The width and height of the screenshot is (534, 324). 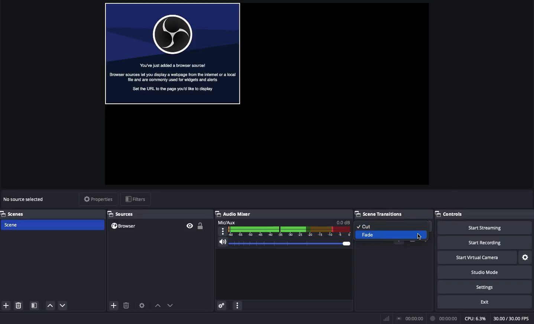 What do you see at coordinates (189, 226) in the screenshot?
I see `Visible ` at bounding box center [189, 226].